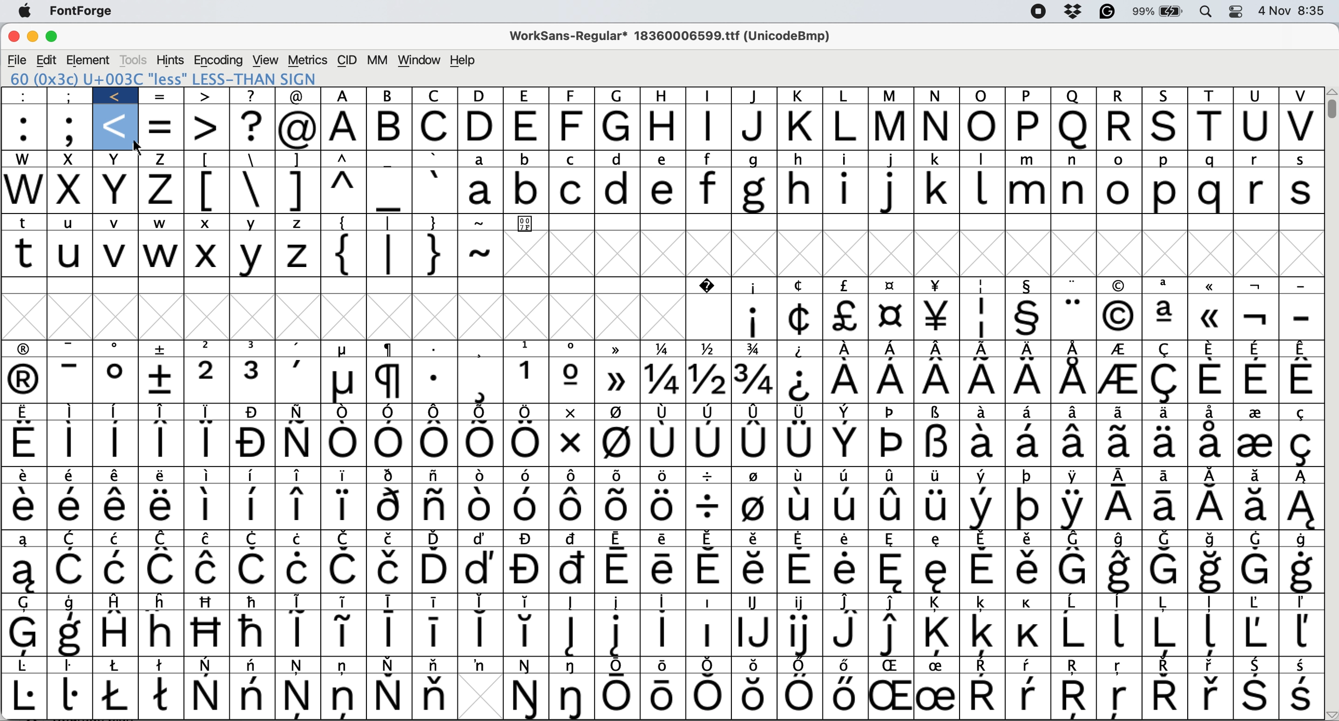 The image size is (1339, 721). Describe the element at coordinates (844, 570) in the screenshot. I see `` at that location.